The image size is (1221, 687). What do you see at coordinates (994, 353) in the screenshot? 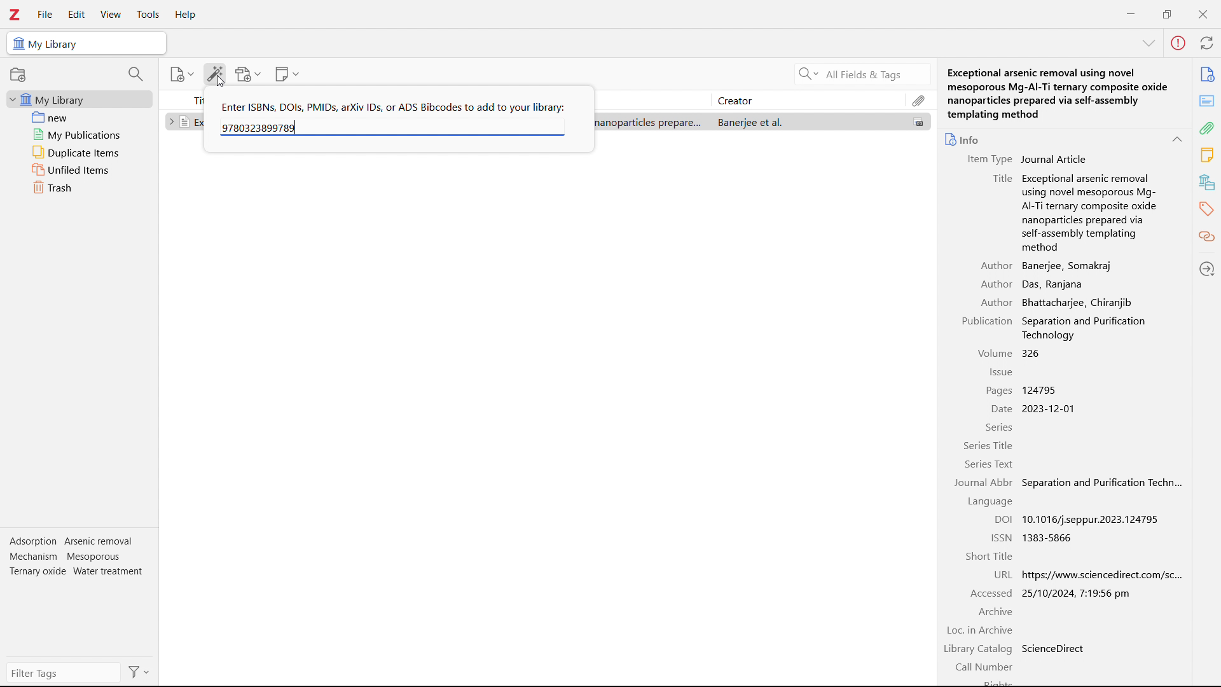
I see `volume` at bounding box center [994, 353].